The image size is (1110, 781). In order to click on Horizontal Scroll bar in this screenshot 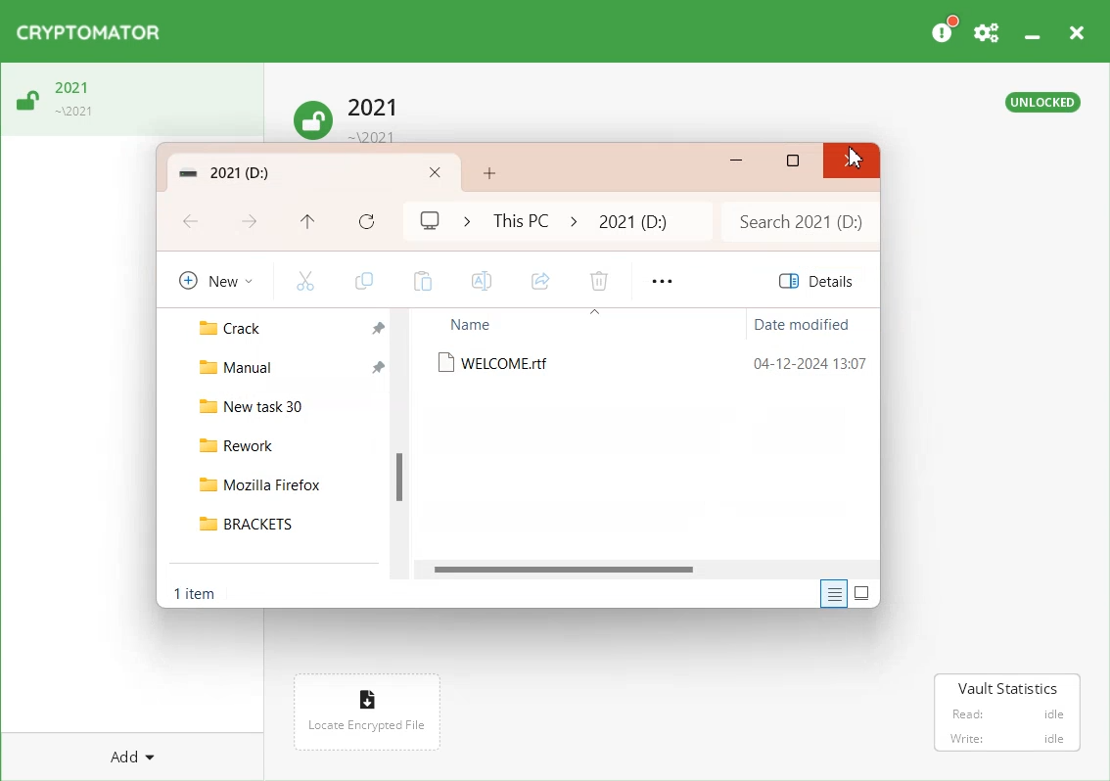, I will do `click(655, 565)`.